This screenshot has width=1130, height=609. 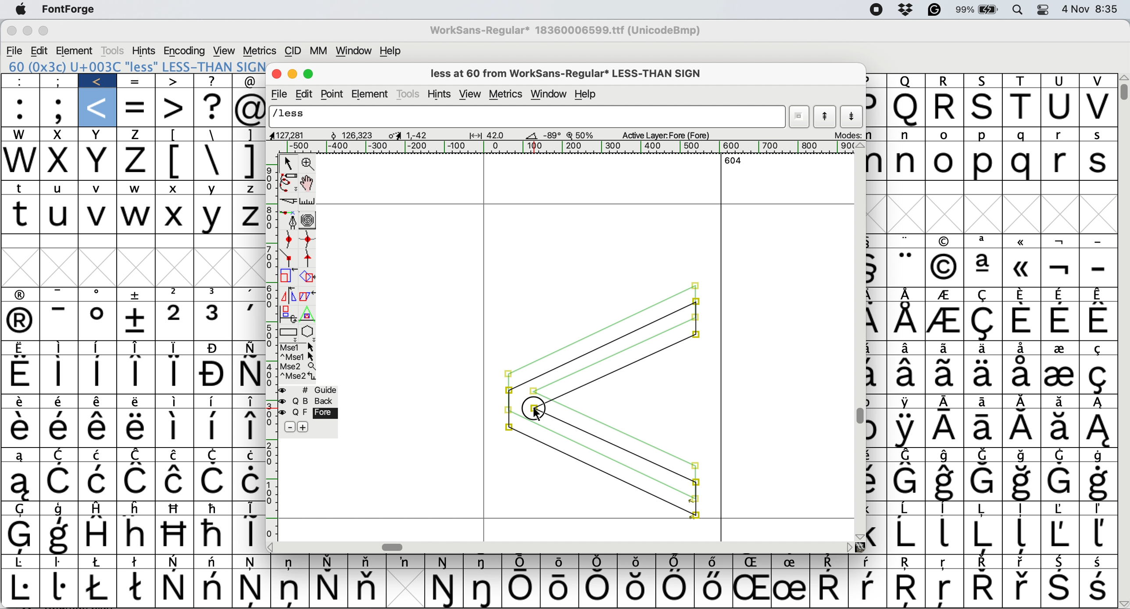 I want to click on Symbol, so click(x=1099, y=402).